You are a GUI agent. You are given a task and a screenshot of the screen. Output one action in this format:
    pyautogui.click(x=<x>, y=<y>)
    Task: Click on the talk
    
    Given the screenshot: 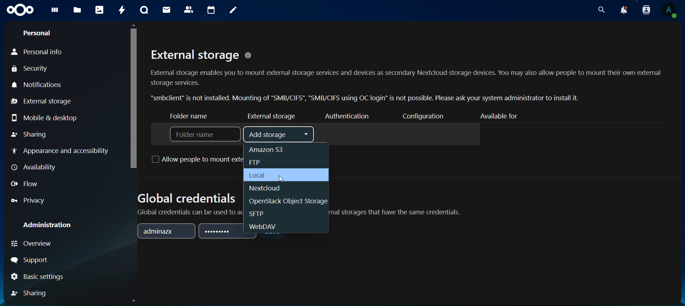 What is the action you would take?
    pyautogui.click(x=145, y=10)
    